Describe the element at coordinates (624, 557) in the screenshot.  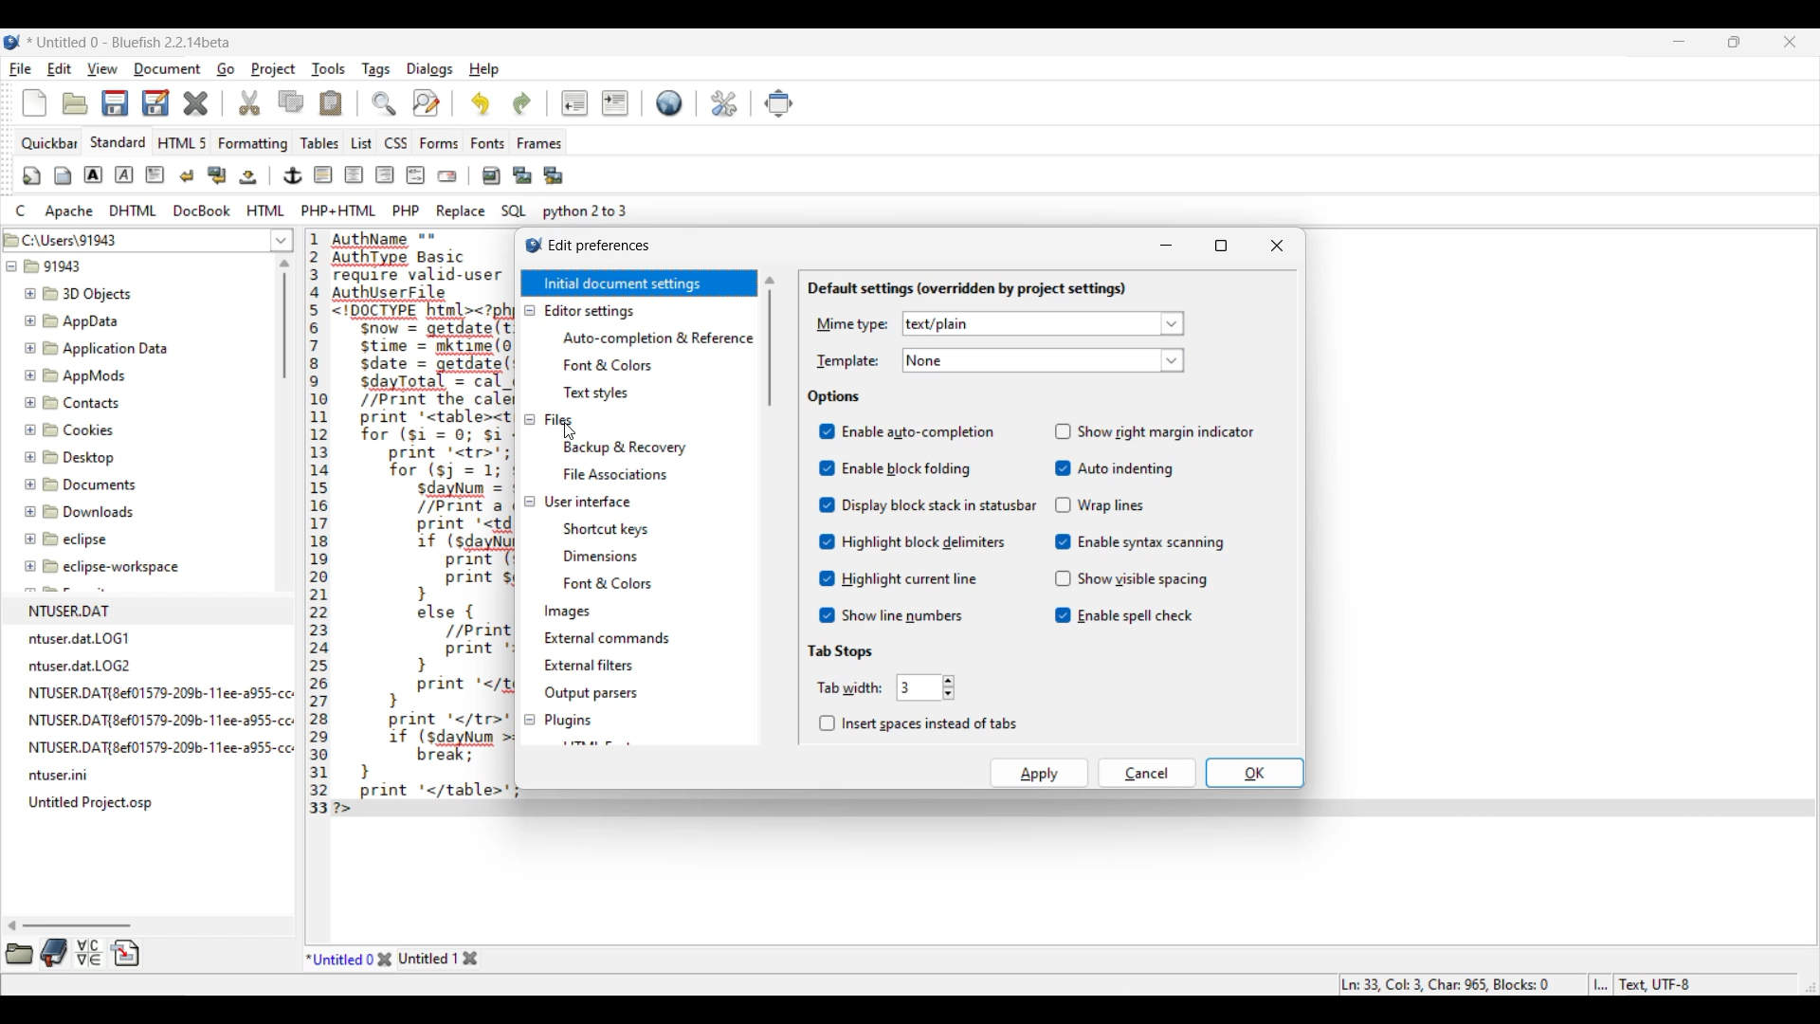
I see `User interface setting options` at that location.